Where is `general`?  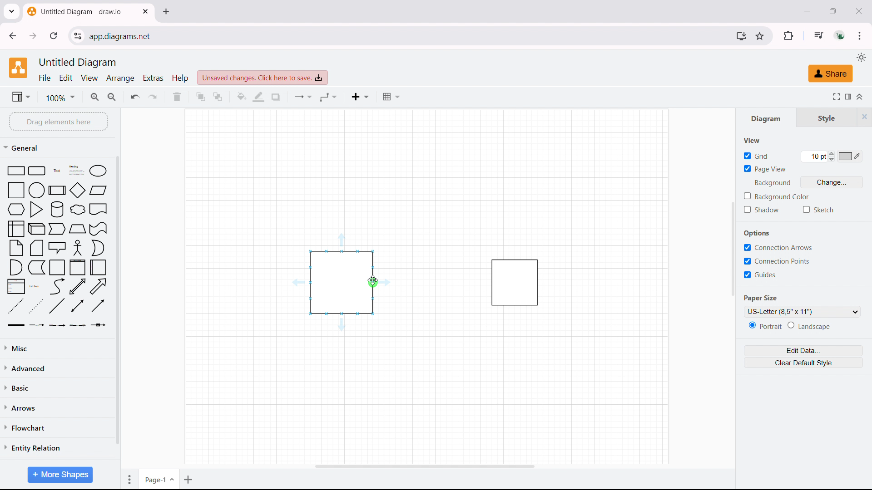
general is located at coordinates (24, 147).